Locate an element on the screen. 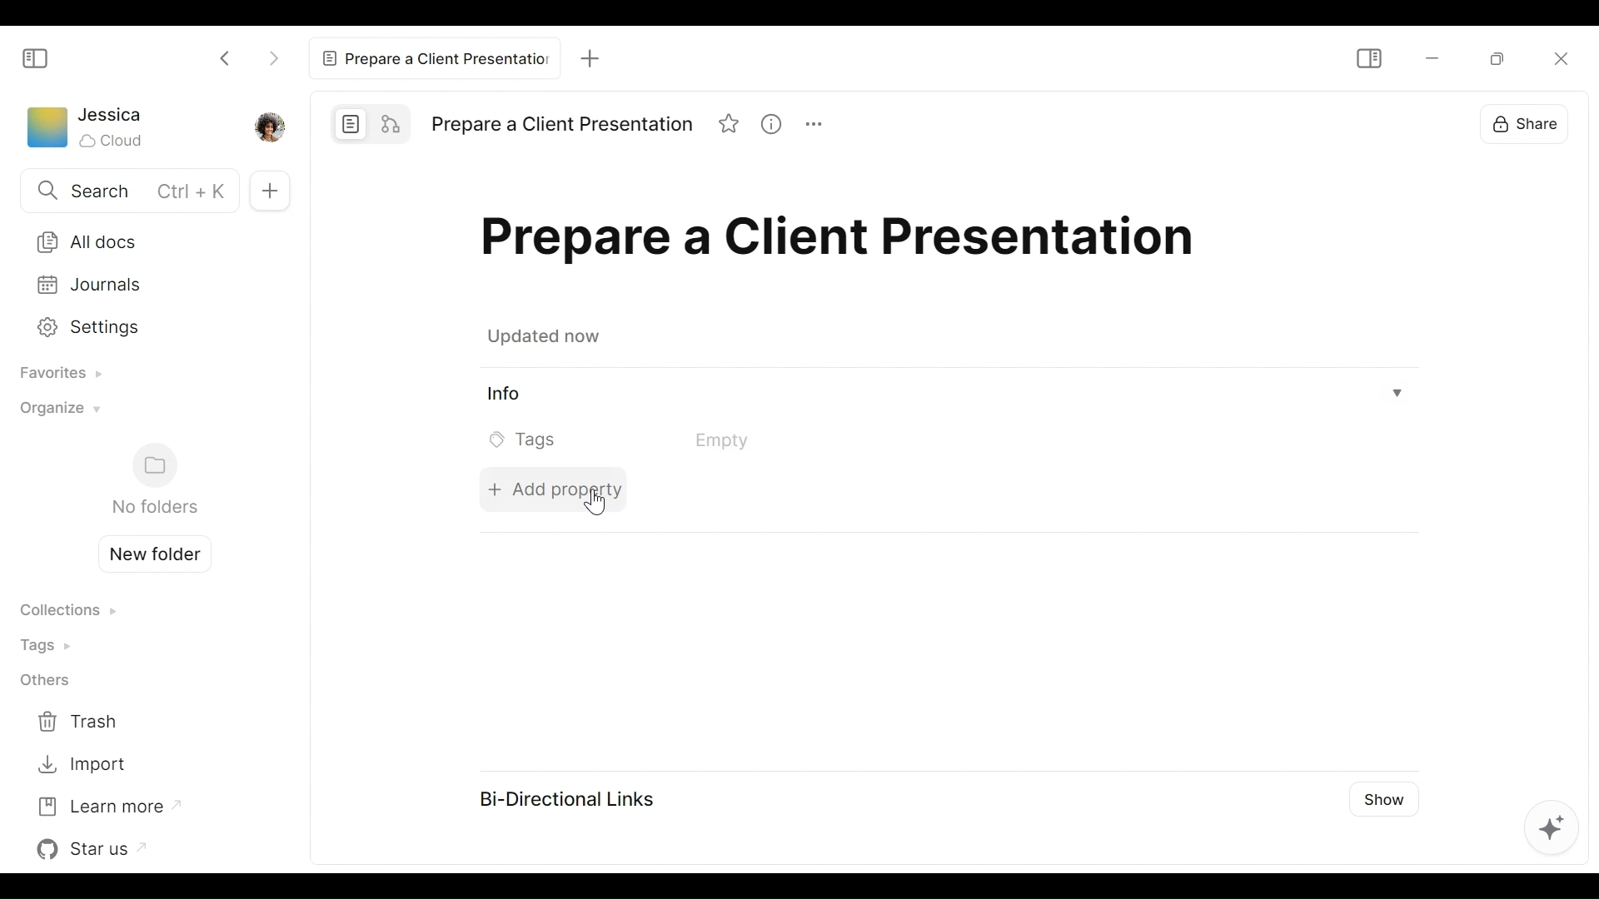 The height and width of the screenshot is (899, 1599). New Tab is located at coordinates (595, 54).